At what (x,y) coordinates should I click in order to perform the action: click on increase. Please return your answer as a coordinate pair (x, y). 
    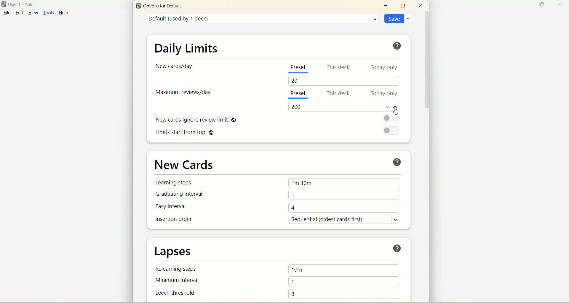
    Looking at the image, I should click on (397, 108).